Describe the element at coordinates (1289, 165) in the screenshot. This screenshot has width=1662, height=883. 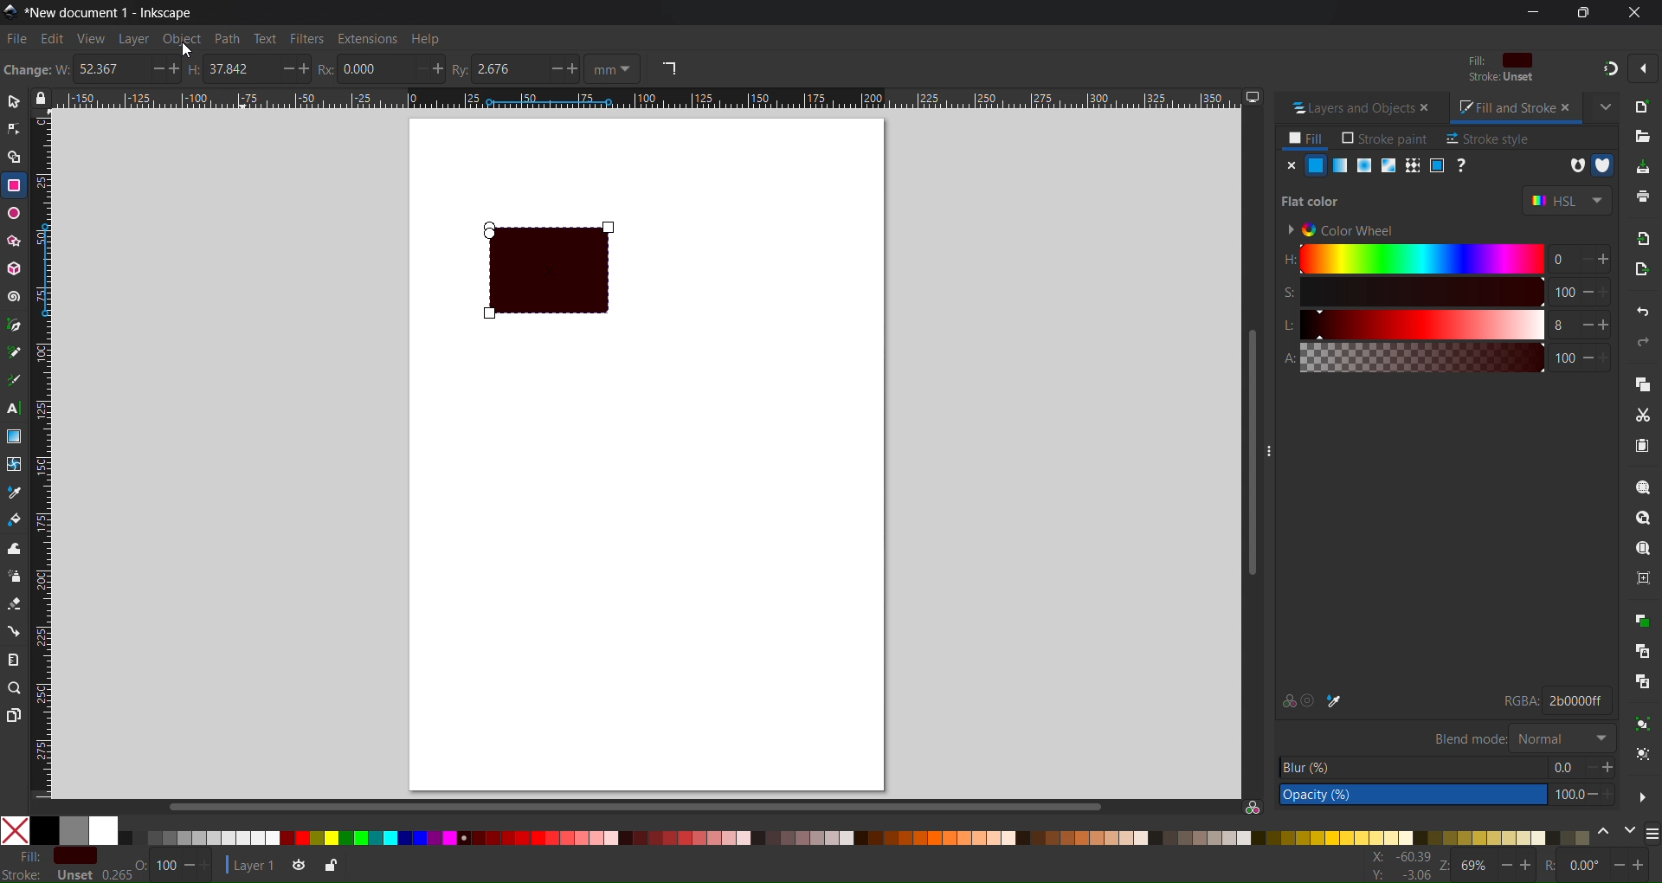
I see `Close` at that location.